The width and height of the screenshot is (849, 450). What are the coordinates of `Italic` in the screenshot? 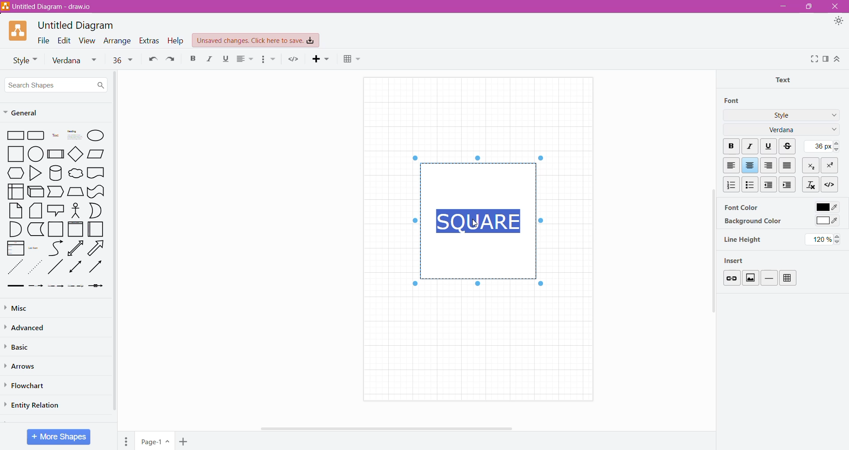 It's located at (751, 147).